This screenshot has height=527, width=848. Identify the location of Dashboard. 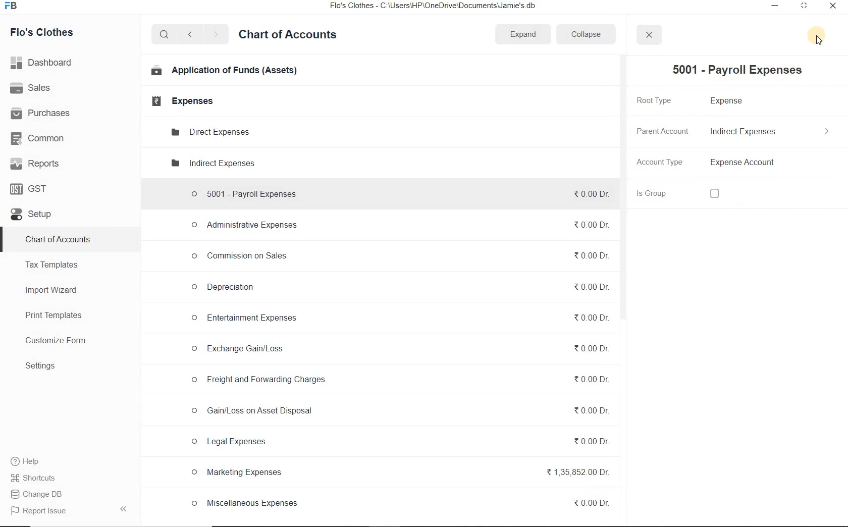
(43, 62).